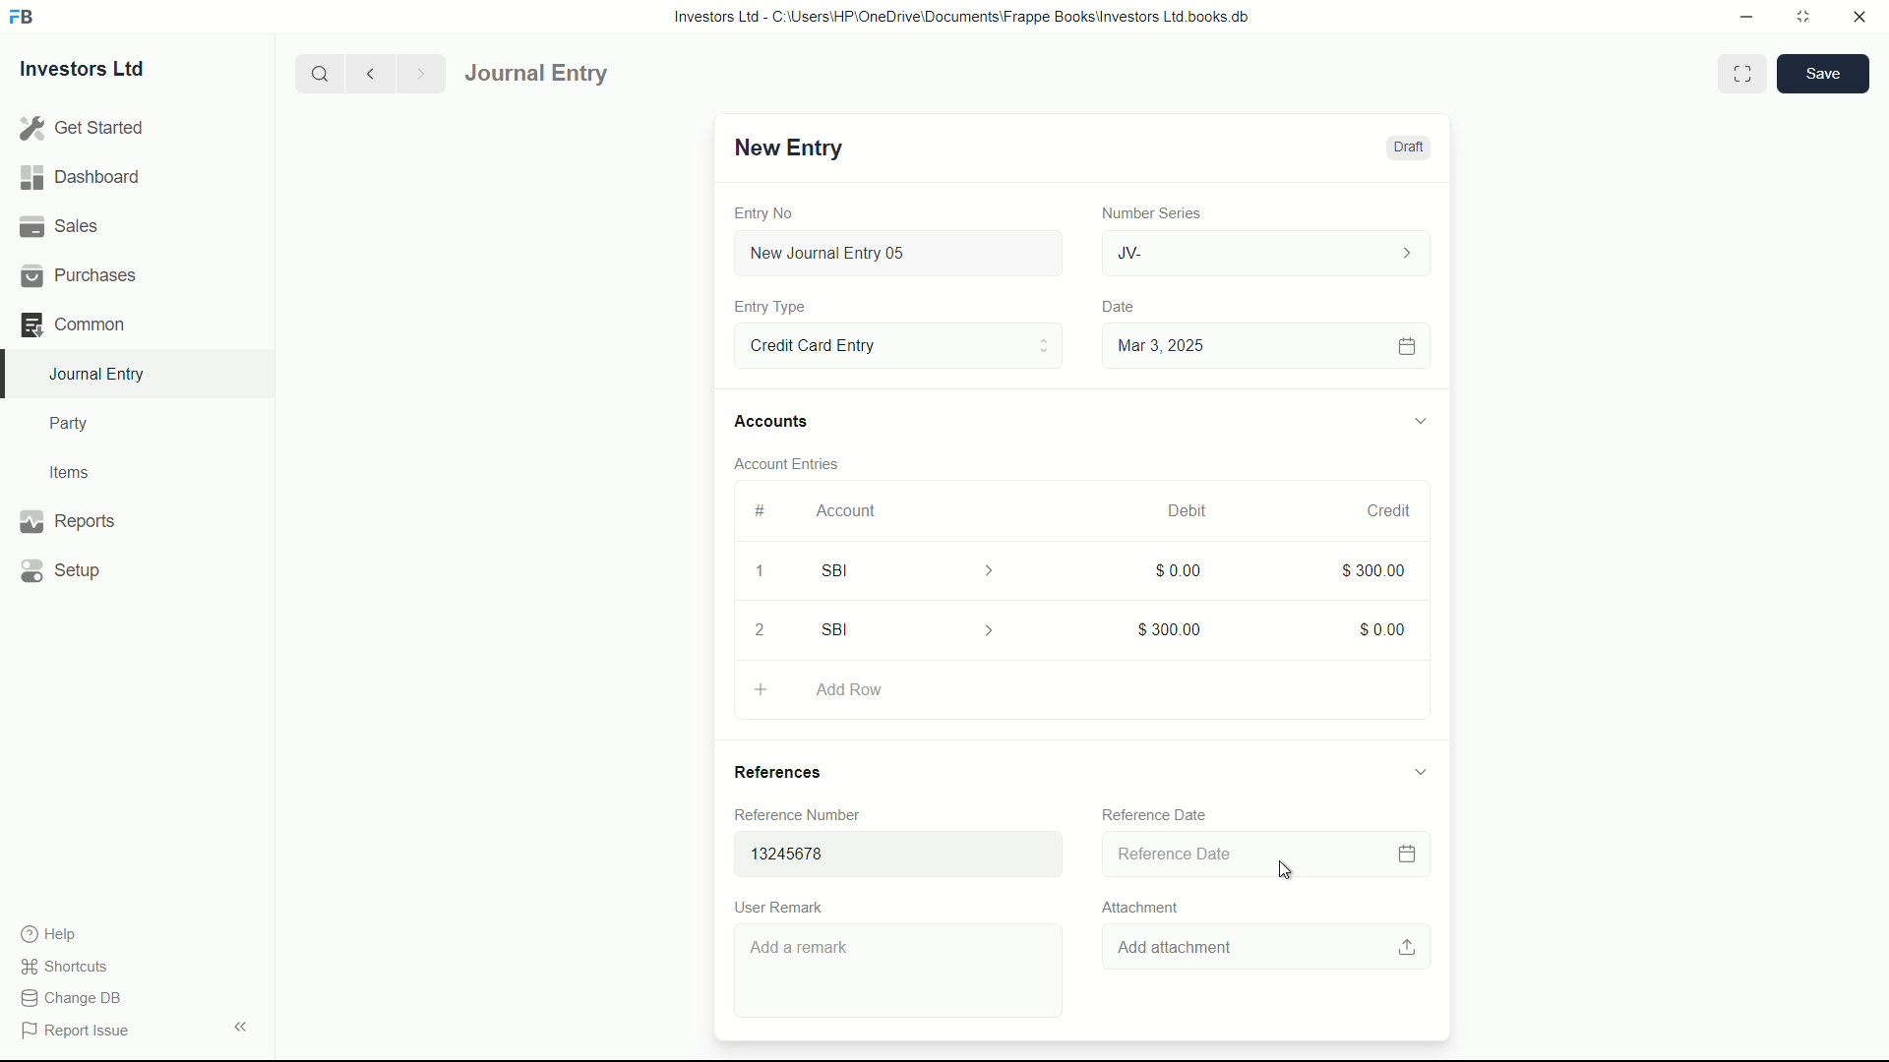 Image resolution: width=1889 pixels, height=1062 pixels. I want to click on Mar 3, 2025, so click(1263, 345).